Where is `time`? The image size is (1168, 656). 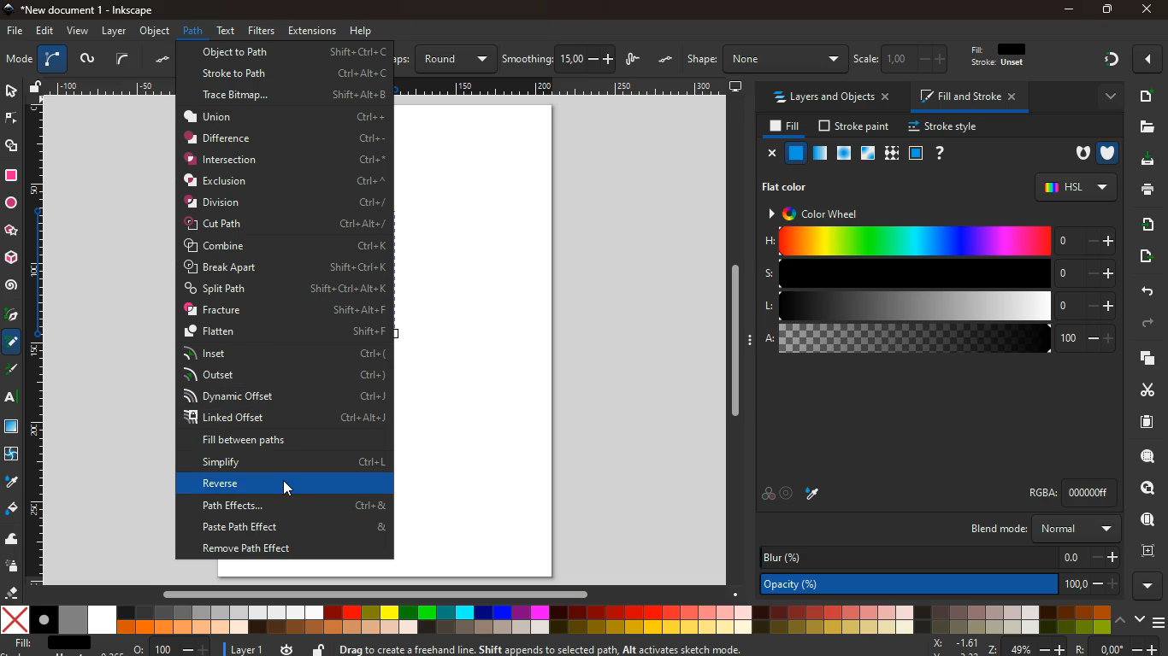 time is located at coordinates (286, 648).